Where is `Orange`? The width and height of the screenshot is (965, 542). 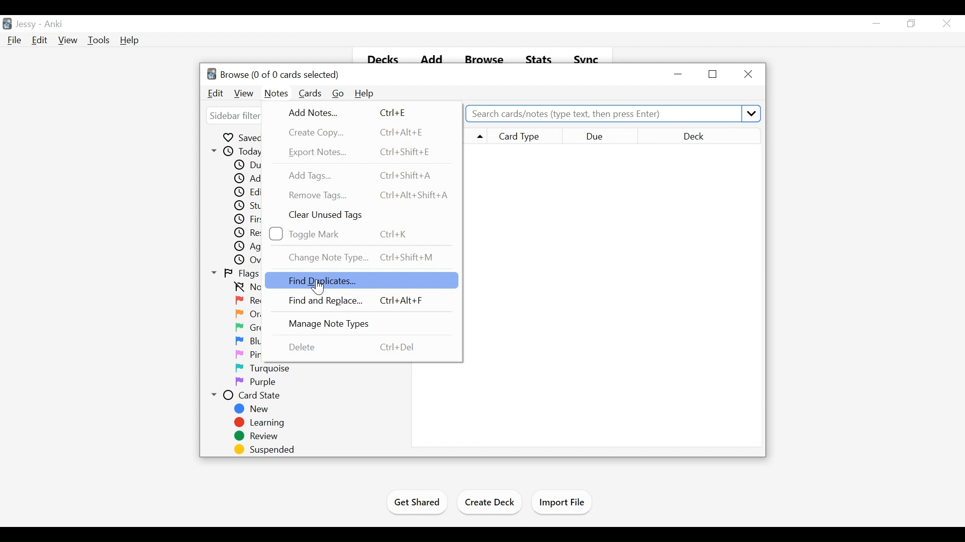
Orange is located at coordinates (255, 314).